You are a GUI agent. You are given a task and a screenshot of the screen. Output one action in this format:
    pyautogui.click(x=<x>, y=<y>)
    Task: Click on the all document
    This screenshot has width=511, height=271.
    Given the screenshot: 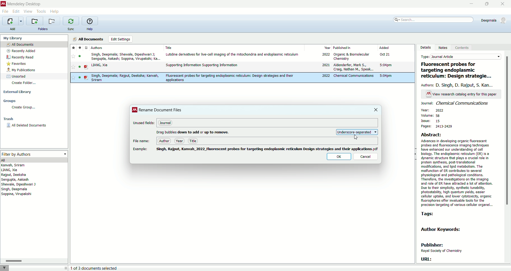 What is the action you would take?
    pyautogui.click(x=34, y=44)
    